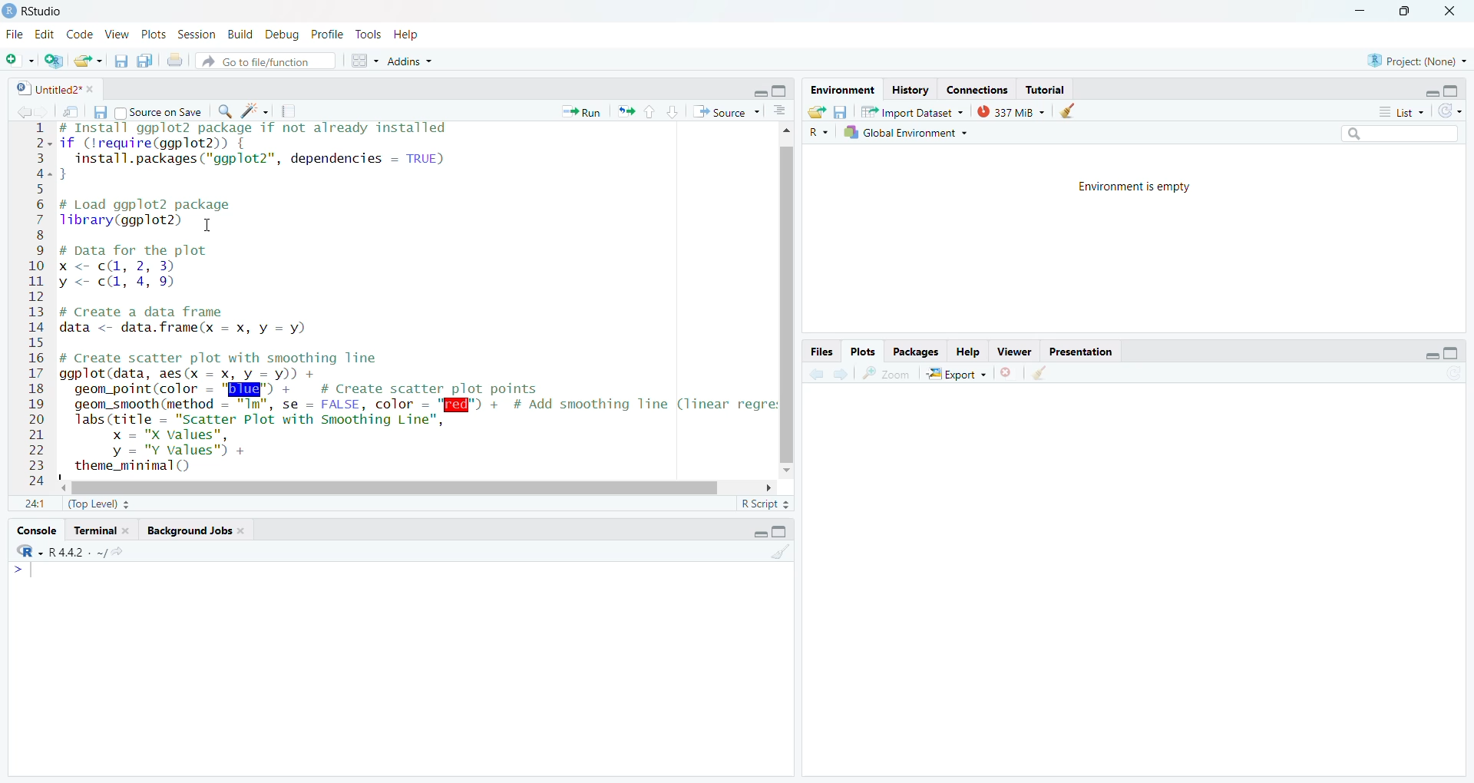 This screenshot has width=1474, height=783. I want to click on maximize, so click(1406, 11).